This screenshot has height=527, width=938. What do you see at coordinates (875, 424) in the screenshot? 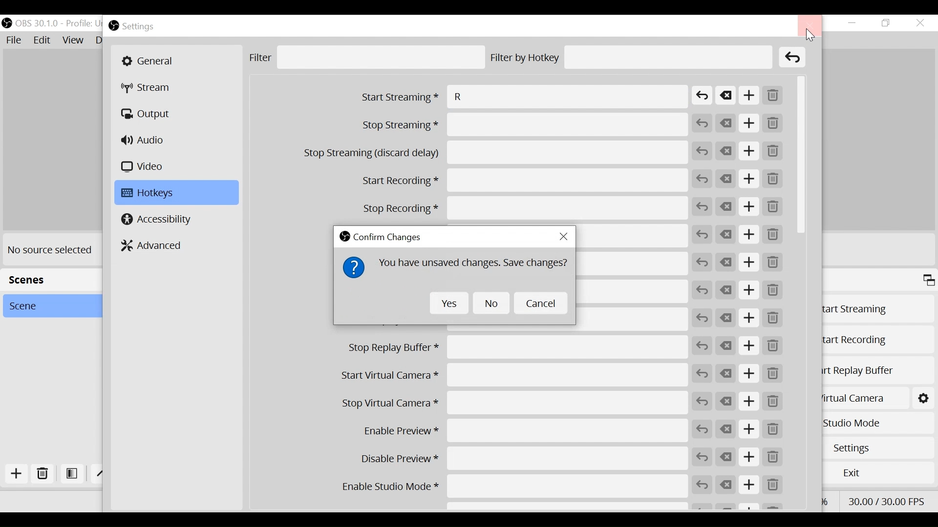
I see `Studio Mode` at bounding box center [875, 424].